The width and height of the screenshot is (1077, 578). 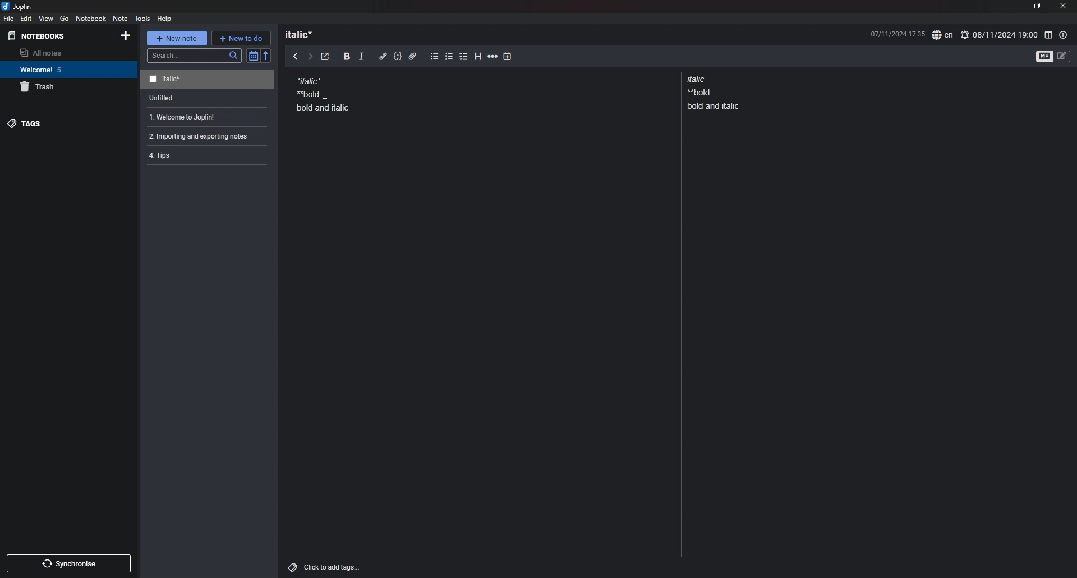 What do you see at coordinates (397, 57) in the screenshot?
I see `code` at bounding box center [397, 57].